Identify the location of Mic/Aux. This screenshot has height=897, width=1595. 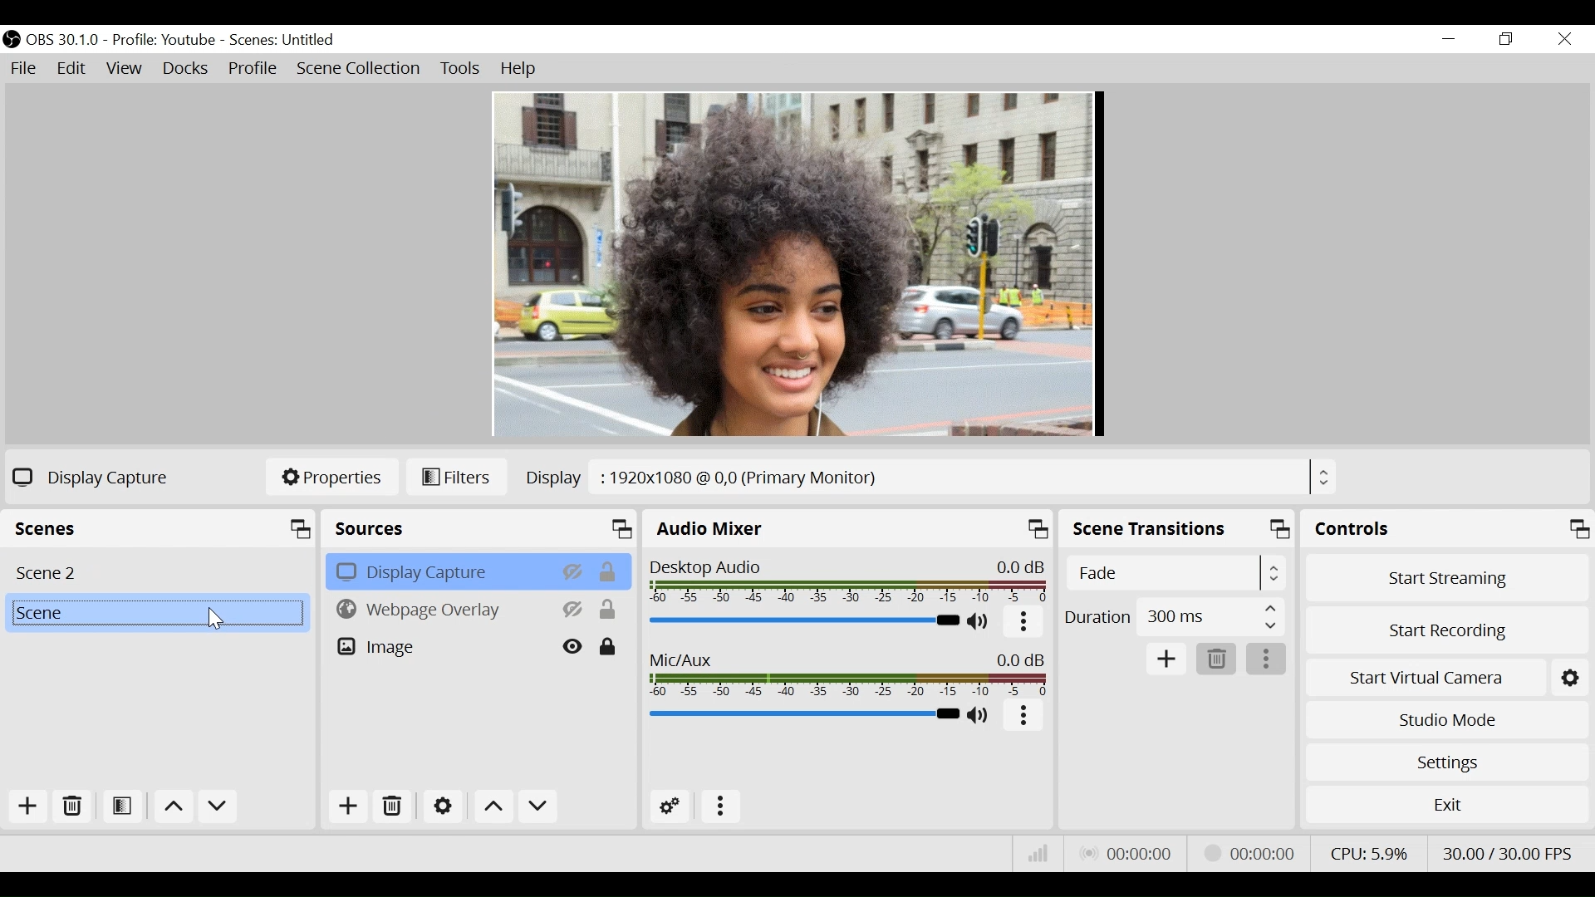
(847, 672).